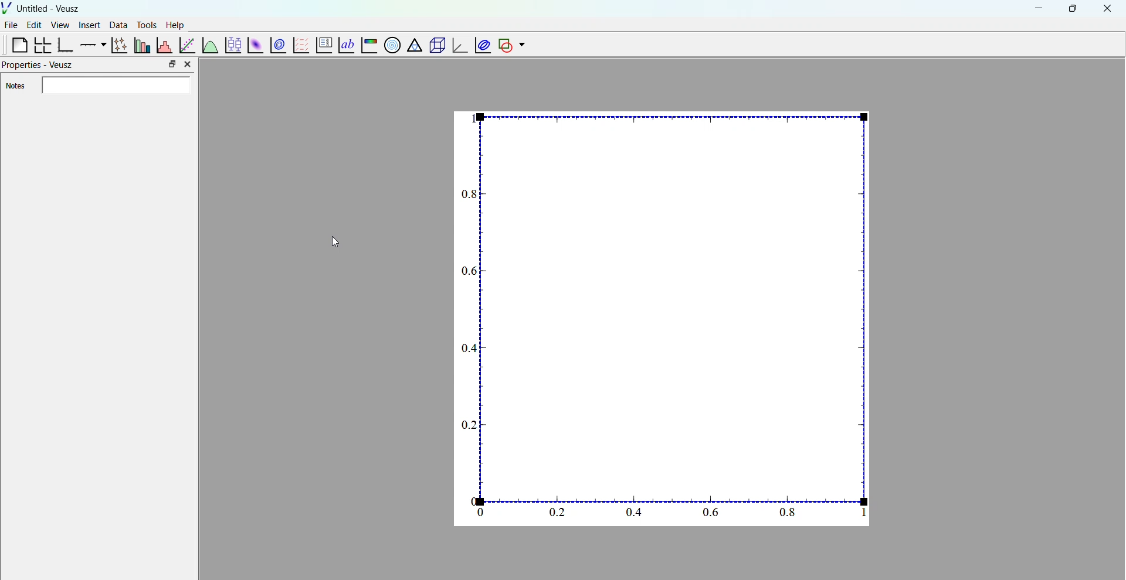 Image resolution: width=1126 pixels, height=580 pixels. I want to click on maximize, so click(1071, 8).